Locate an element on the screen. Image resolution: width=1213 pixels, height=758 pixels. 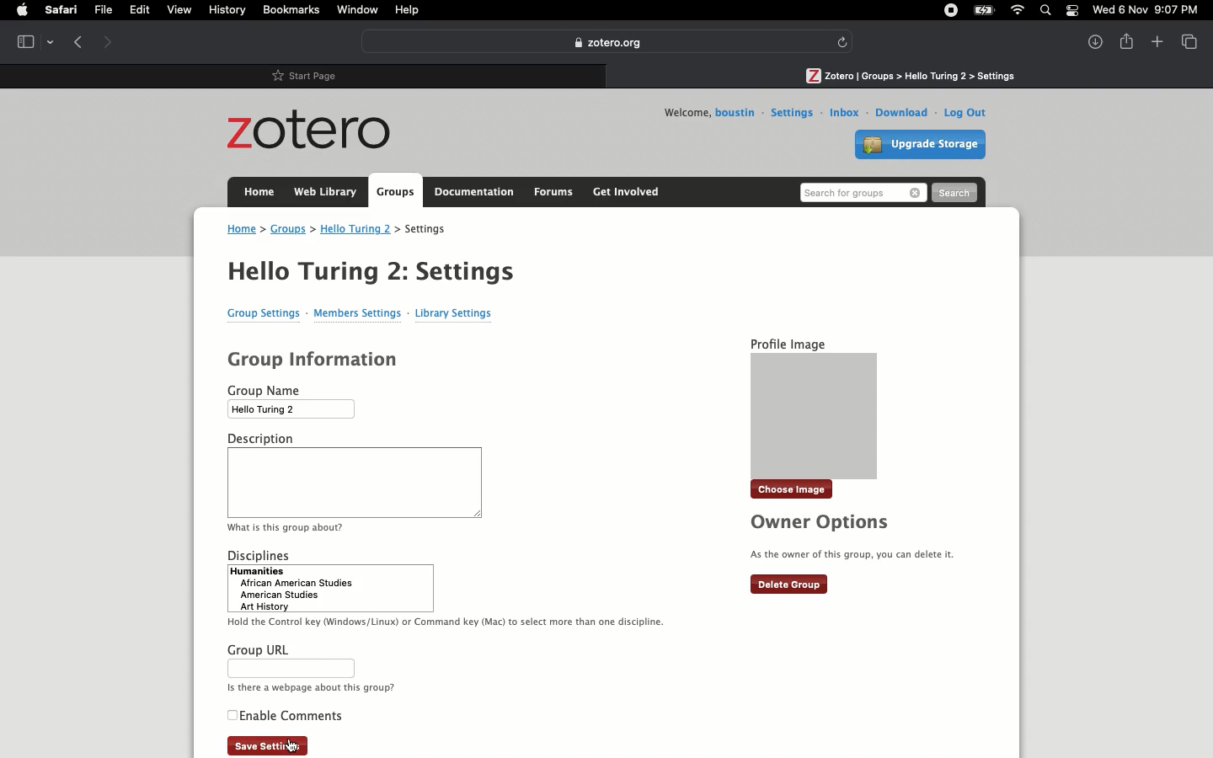
Settings is located at coordinates (792, 113).